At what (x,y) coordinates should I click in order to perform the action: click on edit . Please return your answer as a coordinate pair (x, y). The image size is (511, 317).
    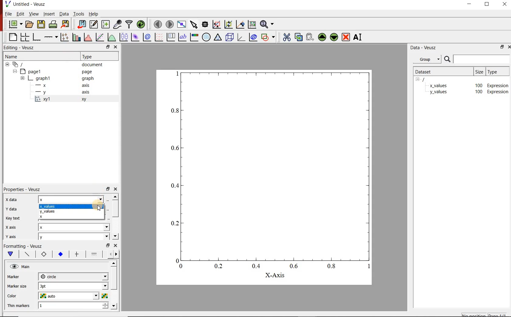
    Looking at the image, I should click on (21, 14).